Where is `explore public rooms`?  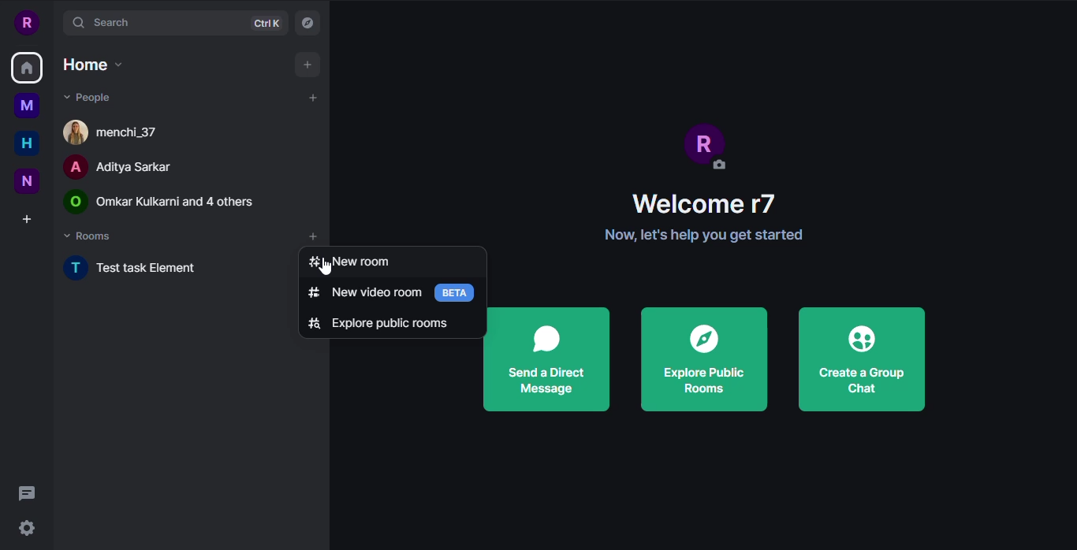 explore public rooms is located at coordinates (378, 323).